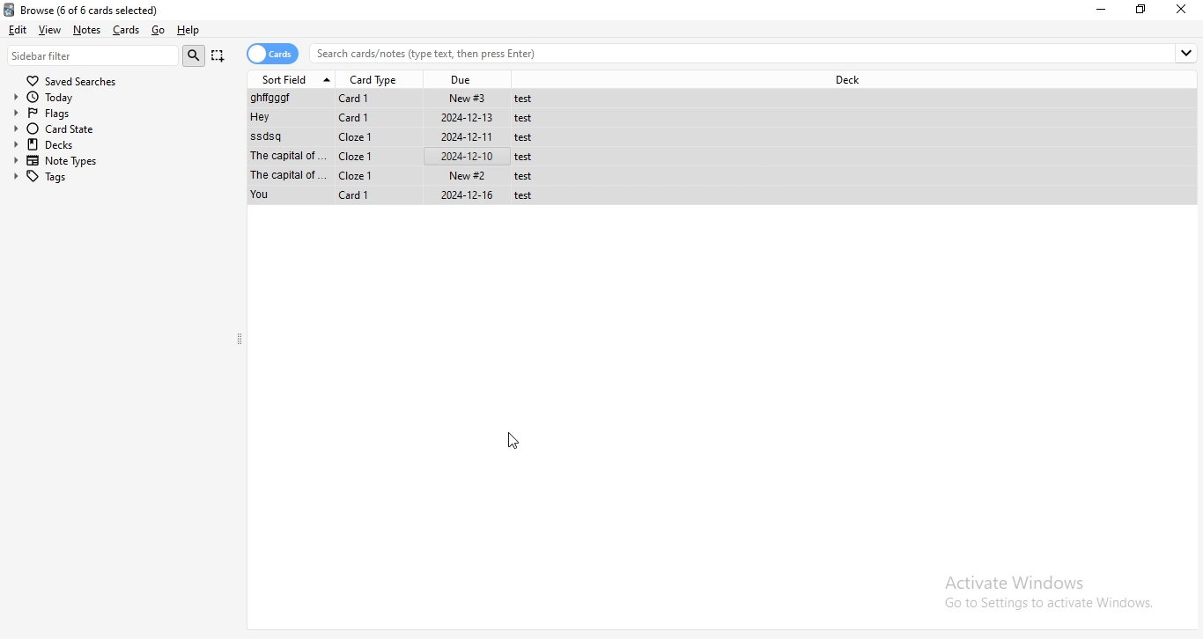 Image resolution: width=1203 pixels, height=639 pixels. Describe the element at coordinates (274, 54) in the screenshot. I see `cards` at that location.